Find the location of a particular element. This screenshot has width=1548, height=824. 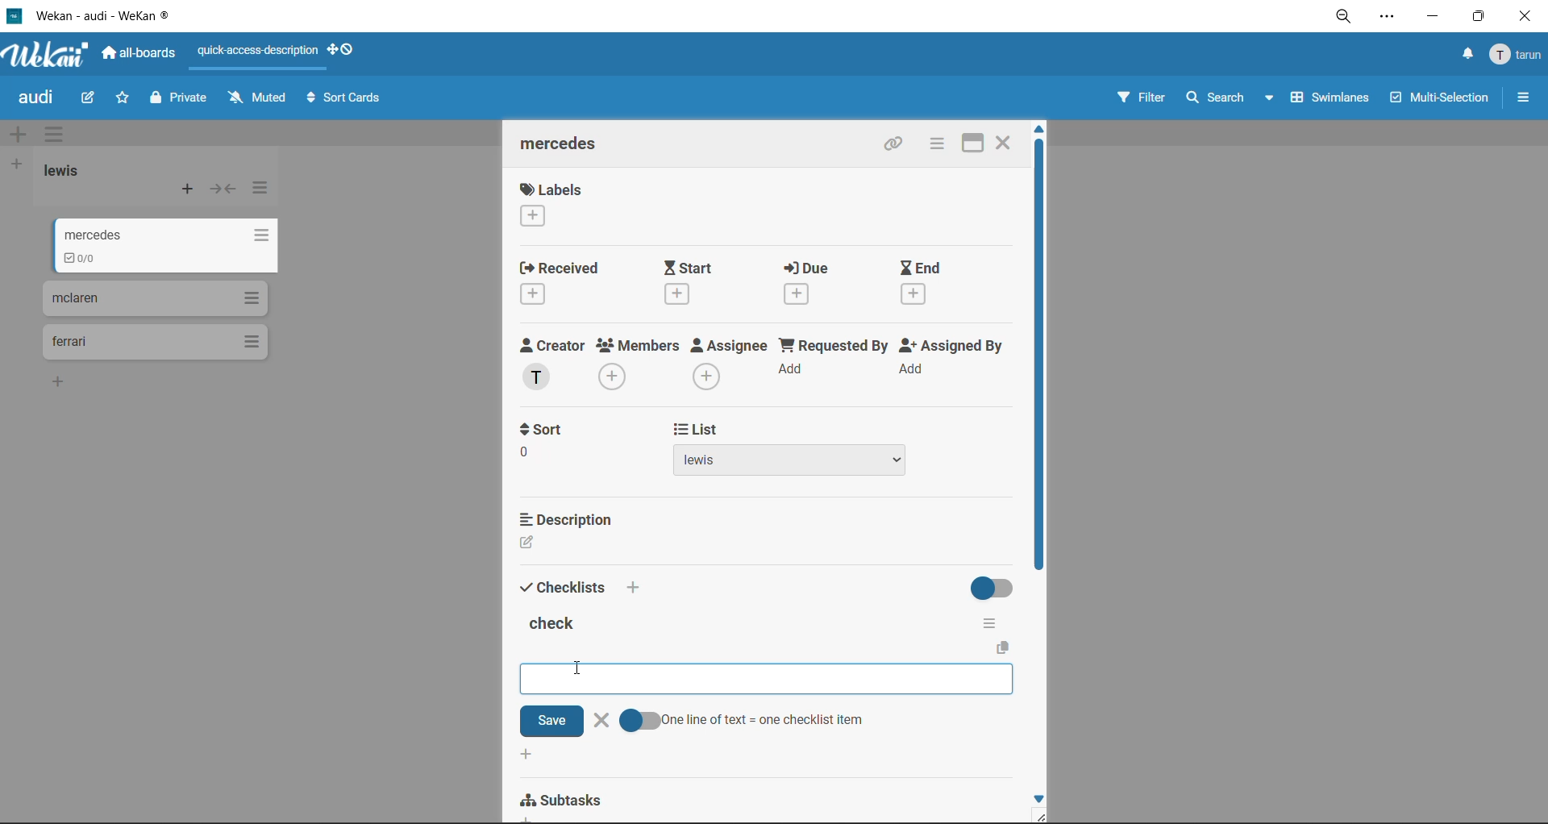

sort is located at coordinates (560, 461).